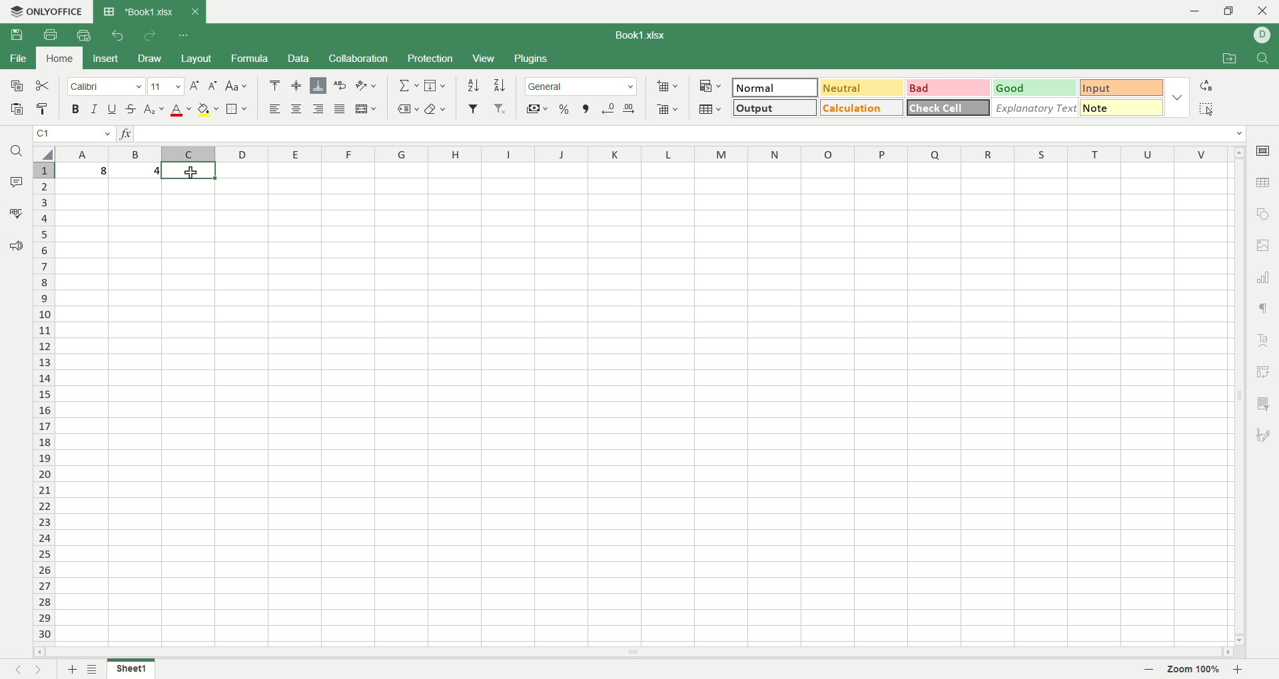  I want to click on insert, so click(105, 59).